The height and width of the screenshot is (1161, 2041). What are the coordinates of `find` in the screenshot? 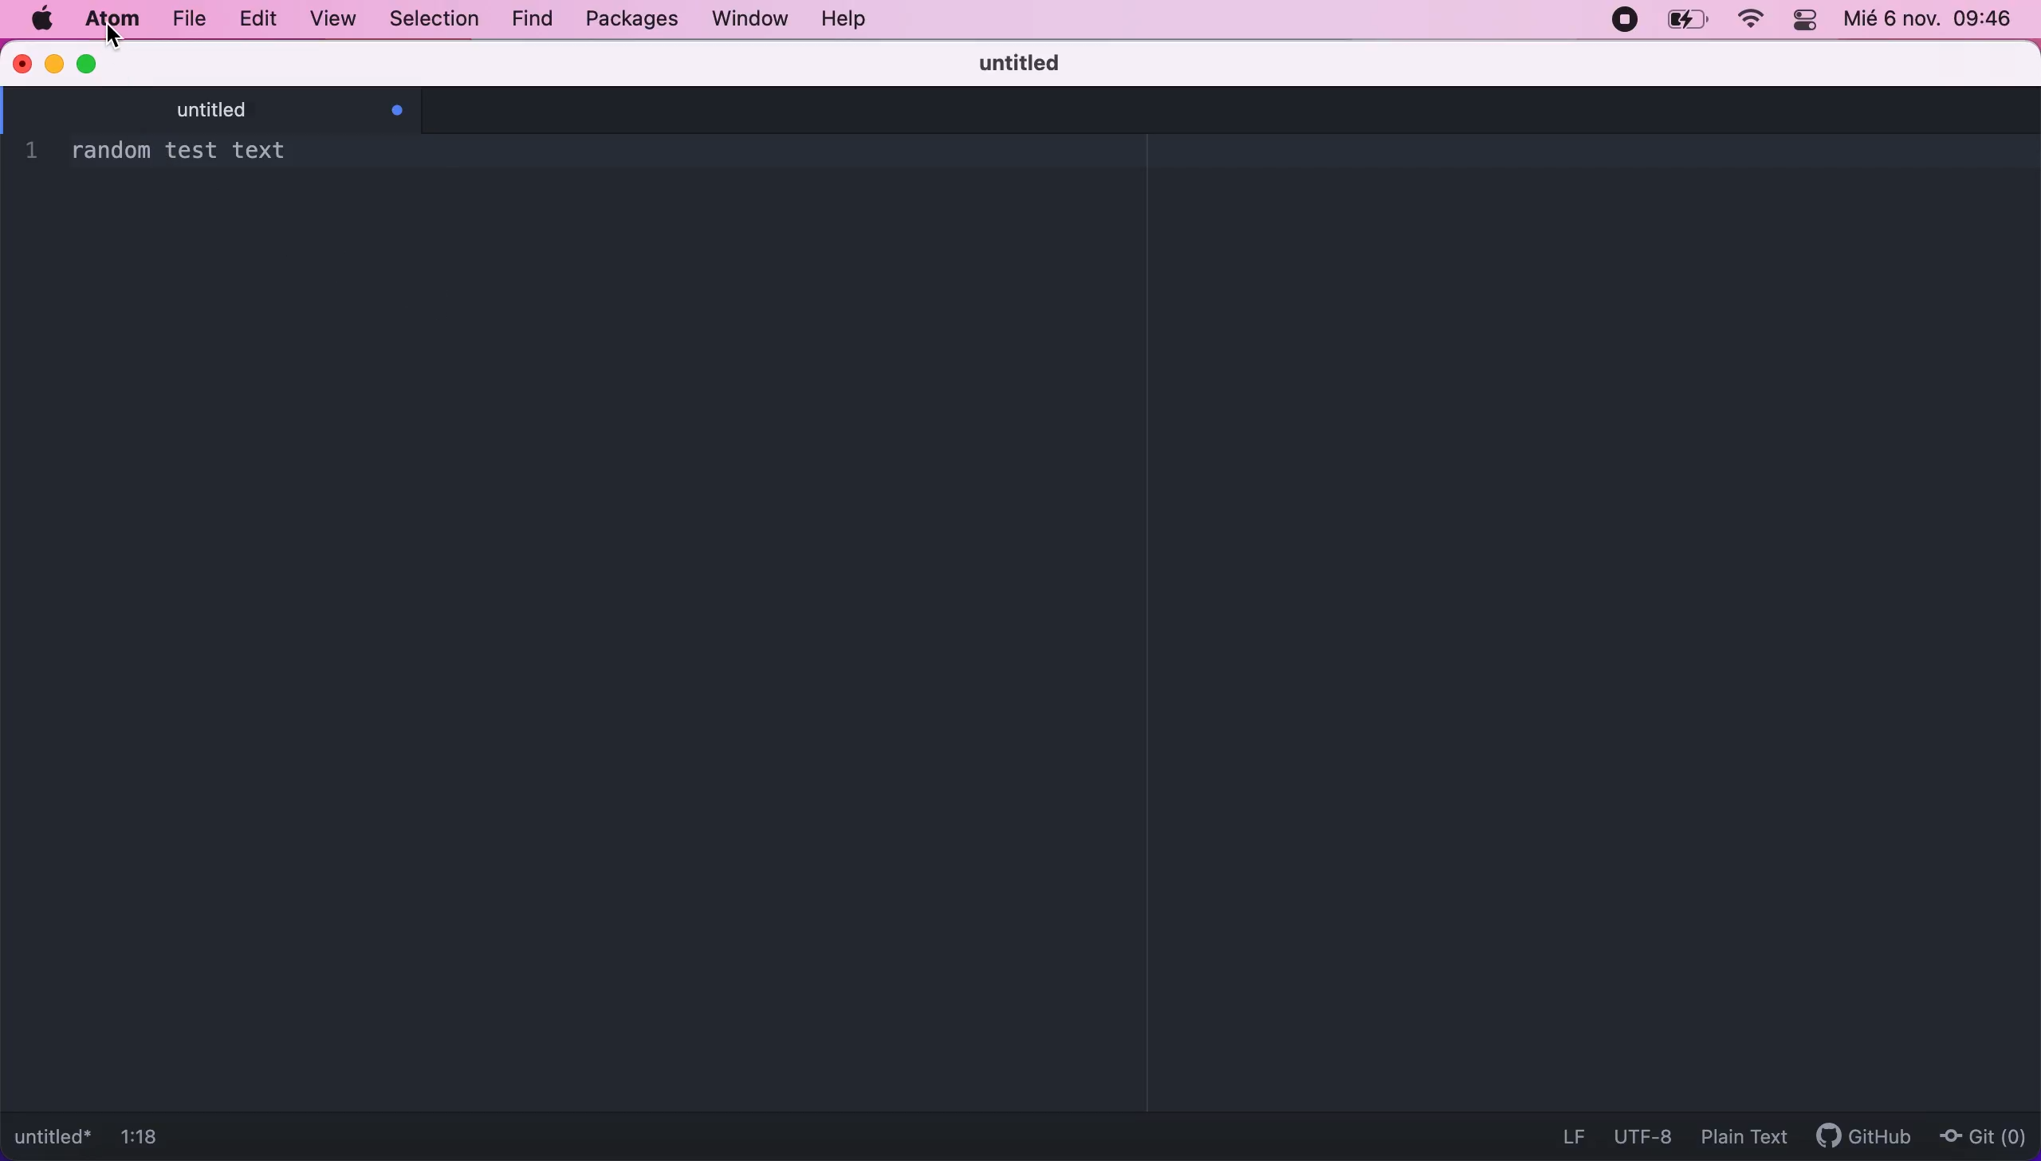 It's located at (533, 21).